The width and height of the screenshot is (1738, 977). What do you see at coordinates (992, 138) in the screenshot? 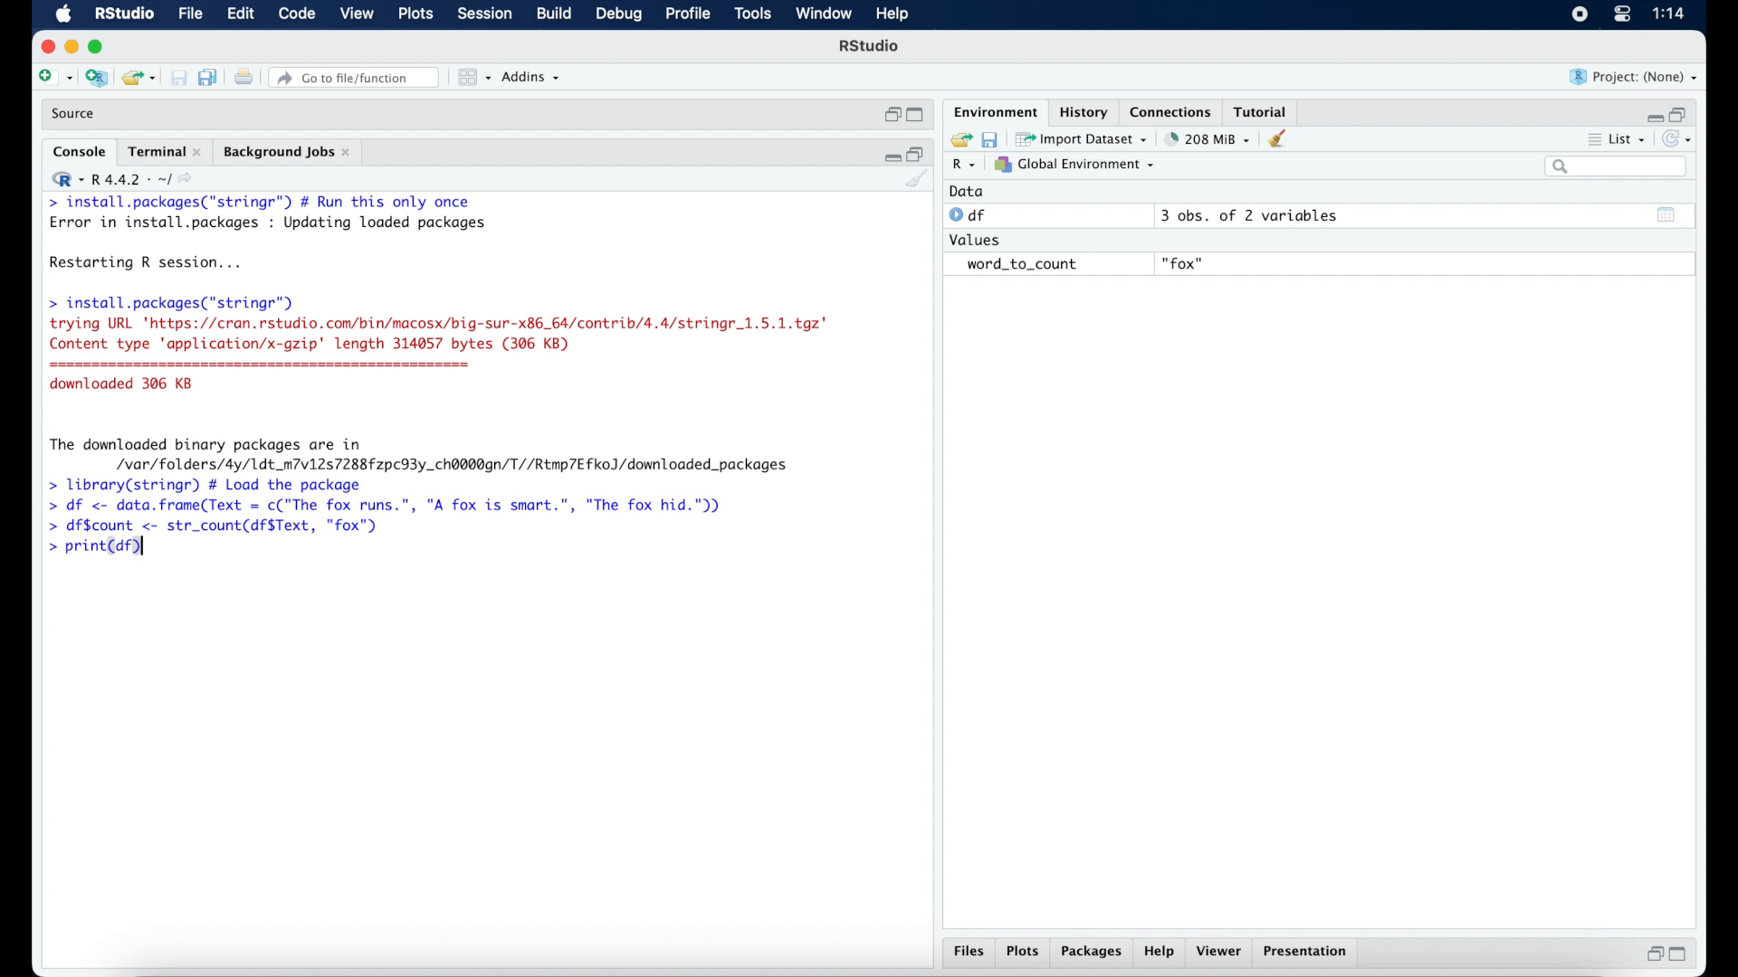
I see `save` at bounding box center [992, 138].